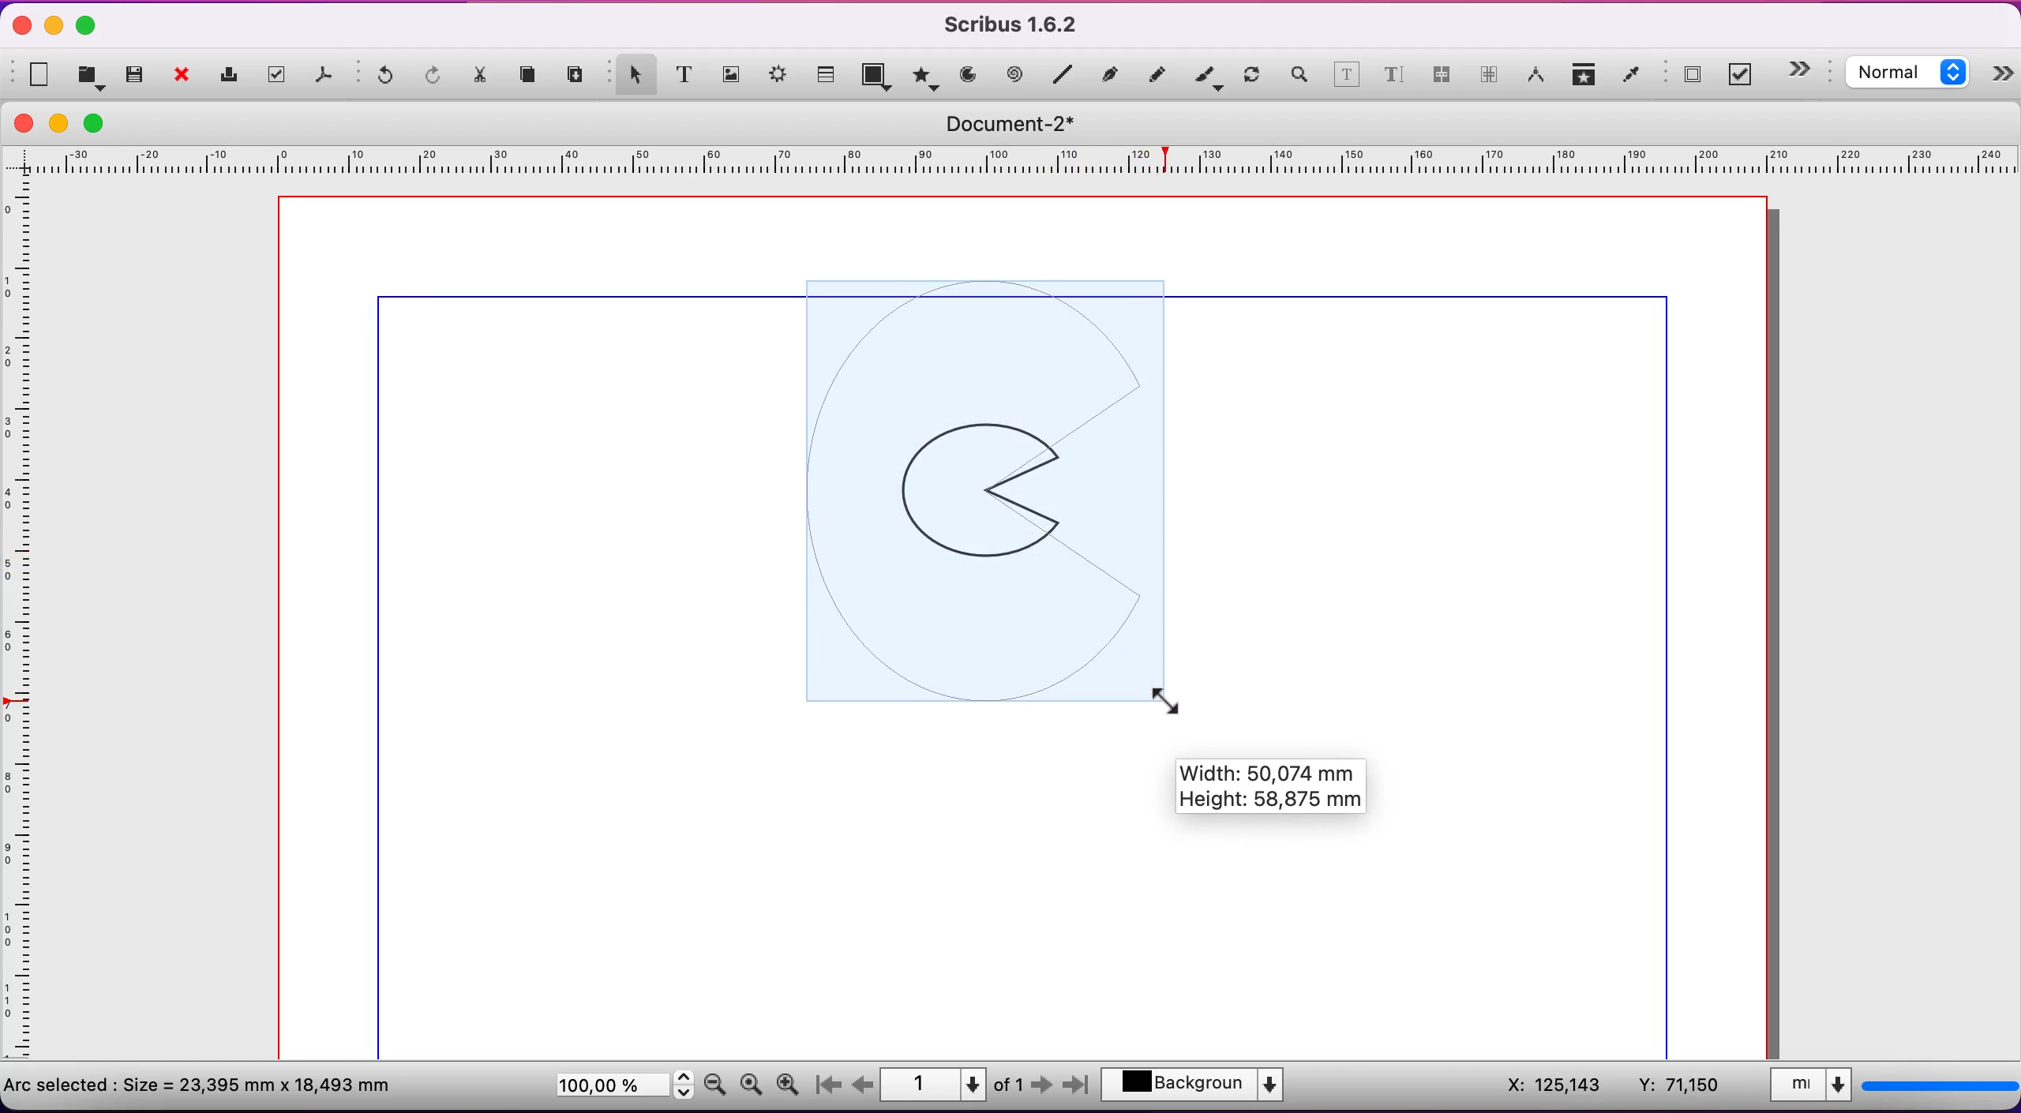 The image size is (2021, 1113). What do you see at coordinates (186, 77) in the screenshot?
I see `close` at bounding box center [186, 77].